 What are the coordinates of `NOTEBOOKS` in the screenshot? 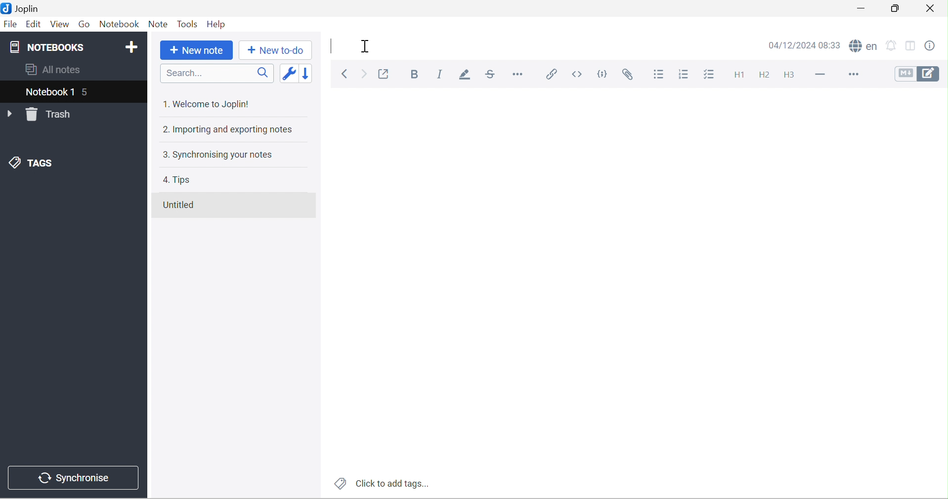 It's located at (50, 46).